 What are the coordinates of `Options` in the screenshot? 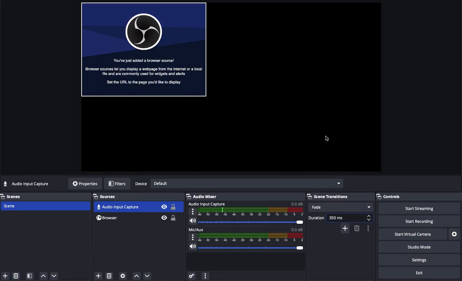 It's located at (205, 275).